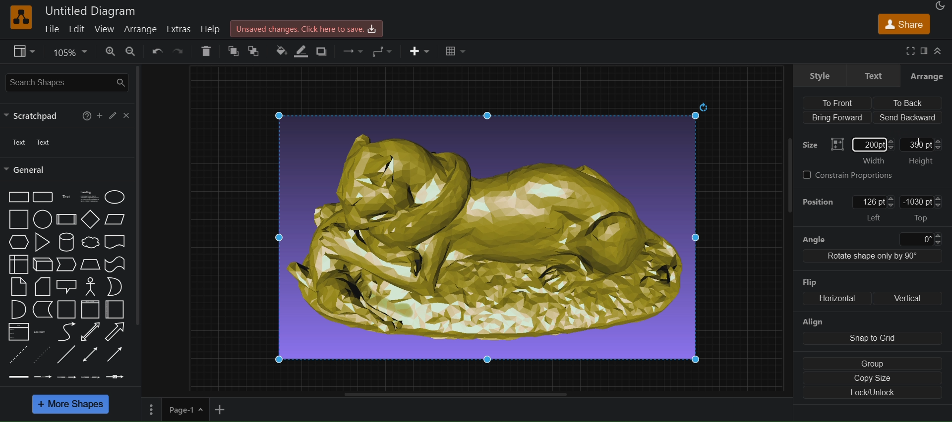 The width and height of the screenshot is (952, 422). I want to click on scrollbar, so click(787, 175).